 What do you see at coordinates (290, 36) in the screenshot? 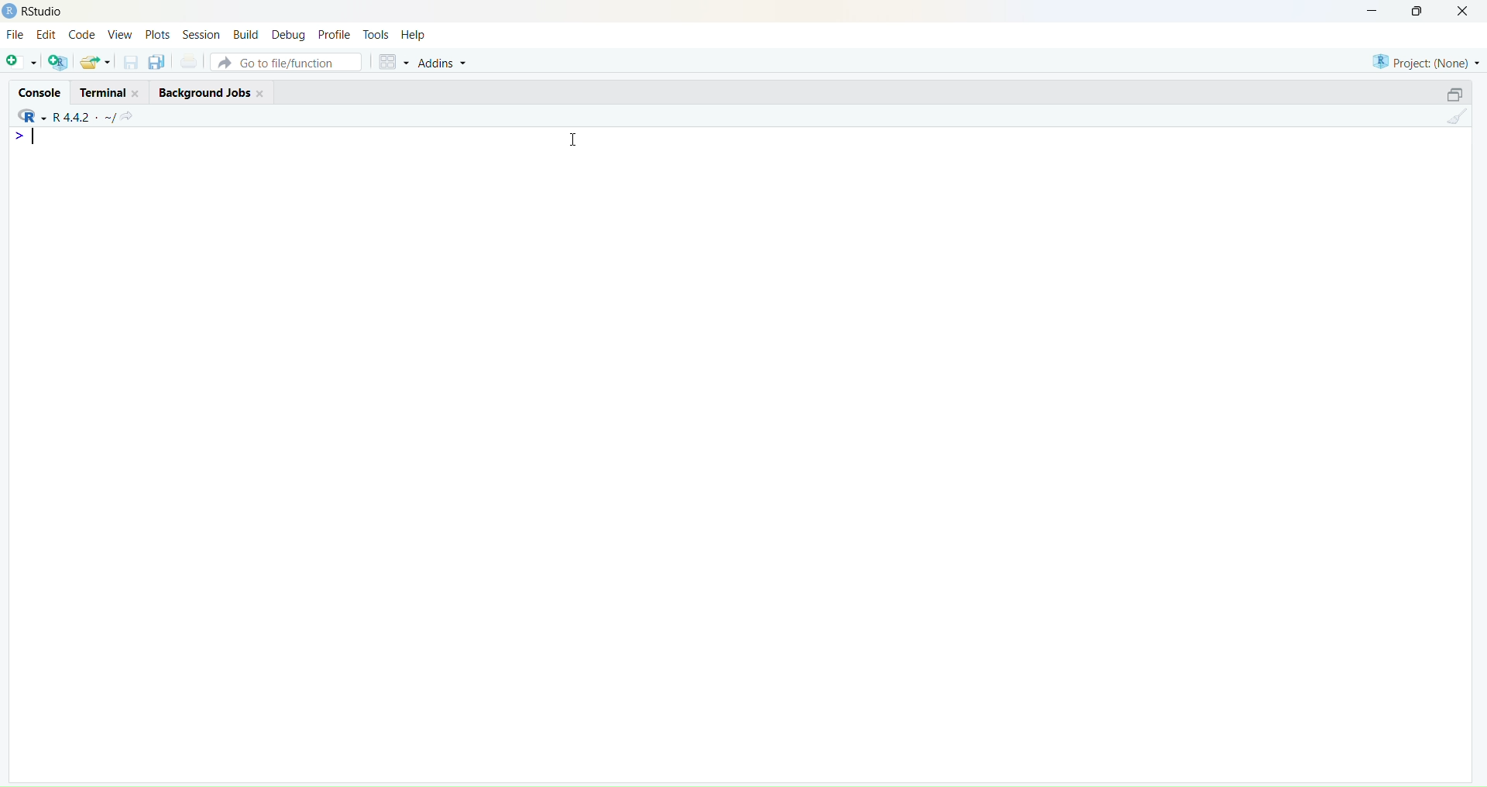
I see `Debug` at bounding box center [290, 36].